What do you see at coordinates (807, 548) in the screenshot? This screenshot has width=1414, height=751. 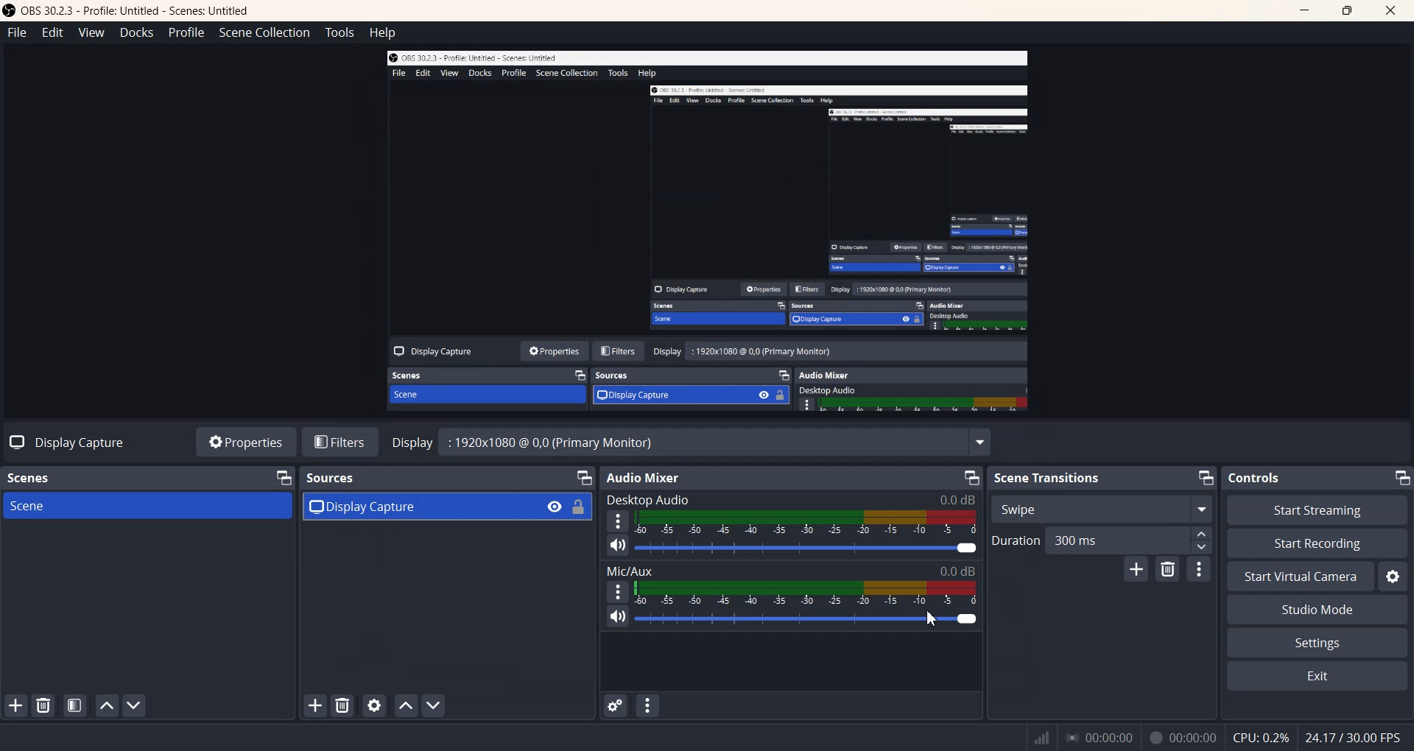 I see `Volume Adjuster` at bounding box center [807, 548].